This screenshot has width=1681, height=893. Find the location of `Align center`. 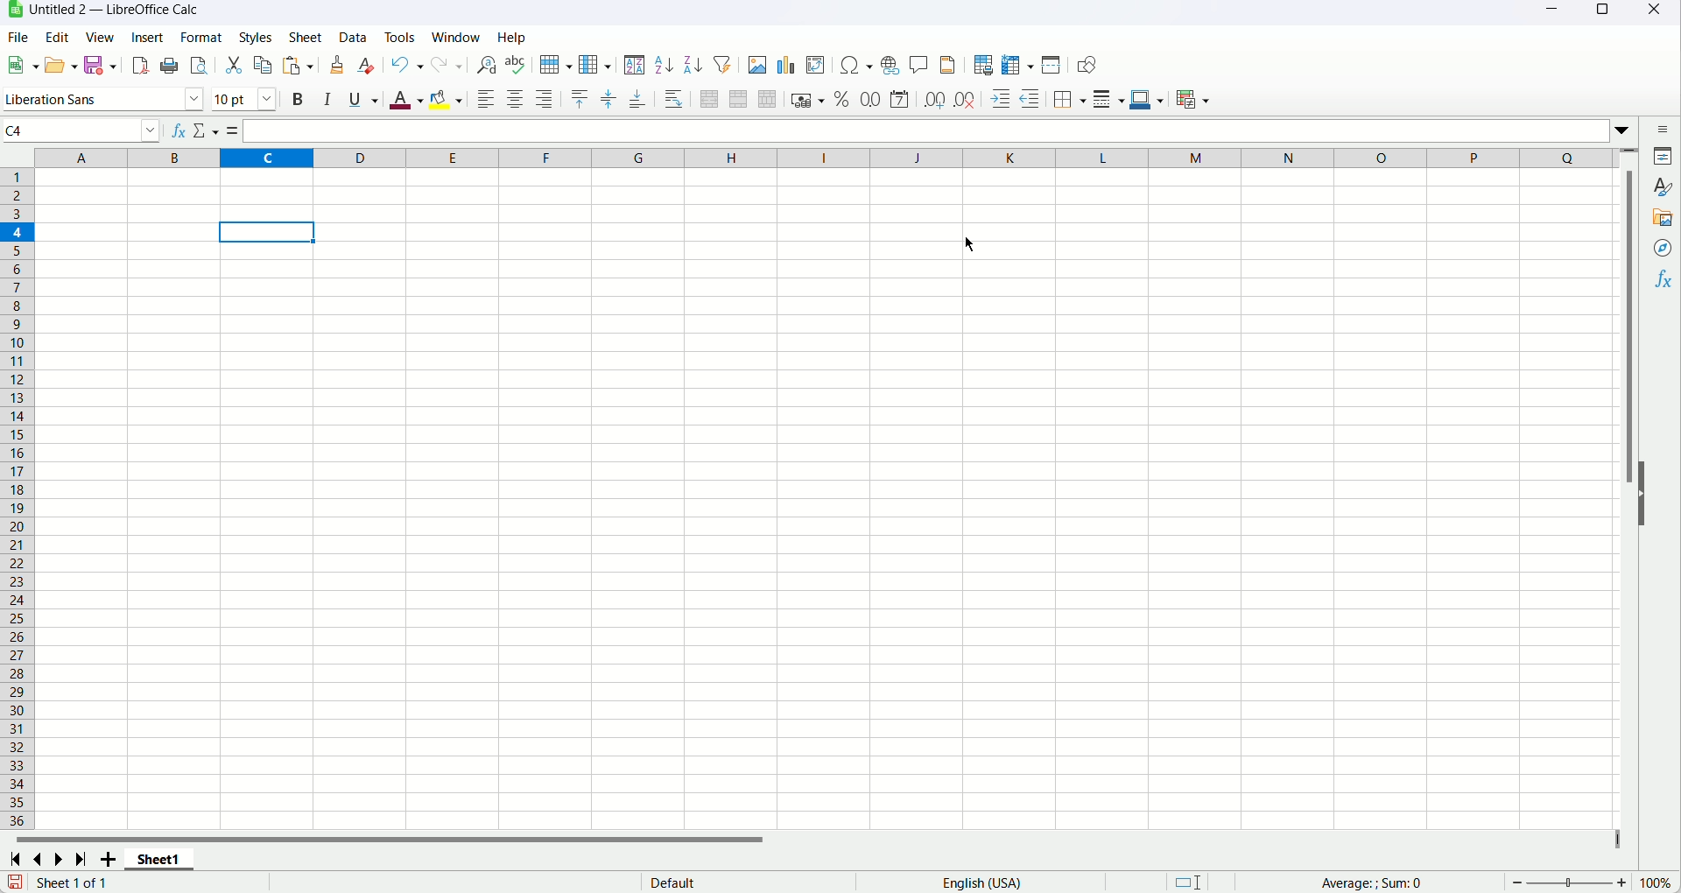

Align center is located at coordinates (517, 100).